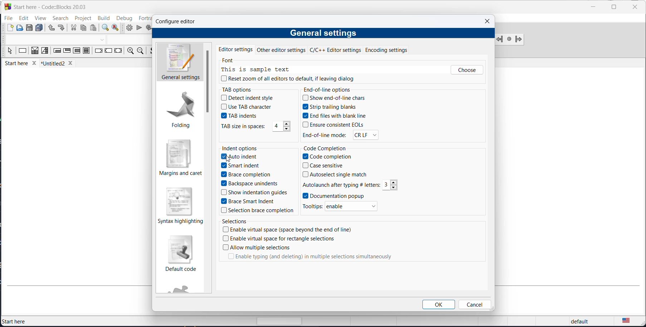 Image resolution: width=646 pixels, height=327 pixels. I want to click on open, so click(20, 29).